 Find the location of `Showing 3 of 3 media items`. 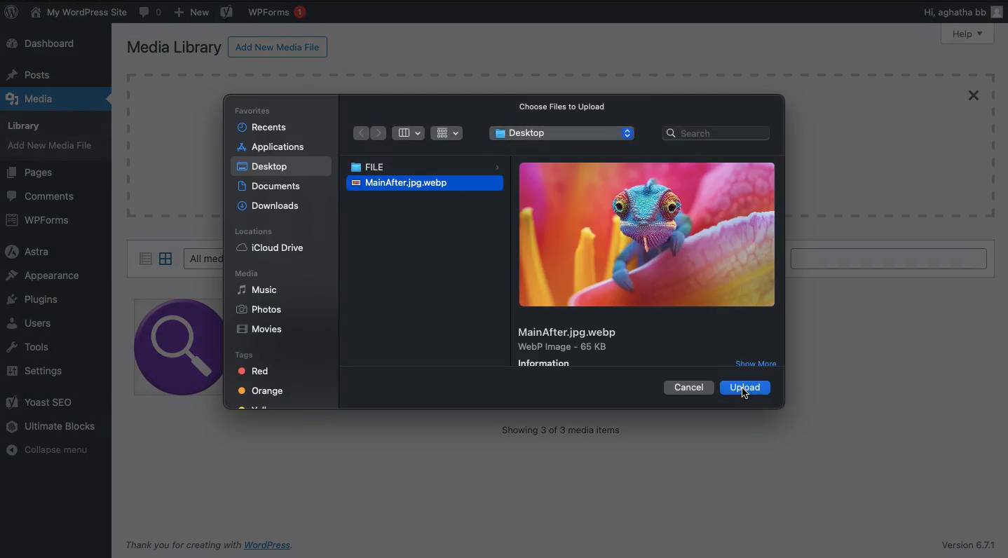

Showing 3 of 3 media items is located at coordinates (561, 430).